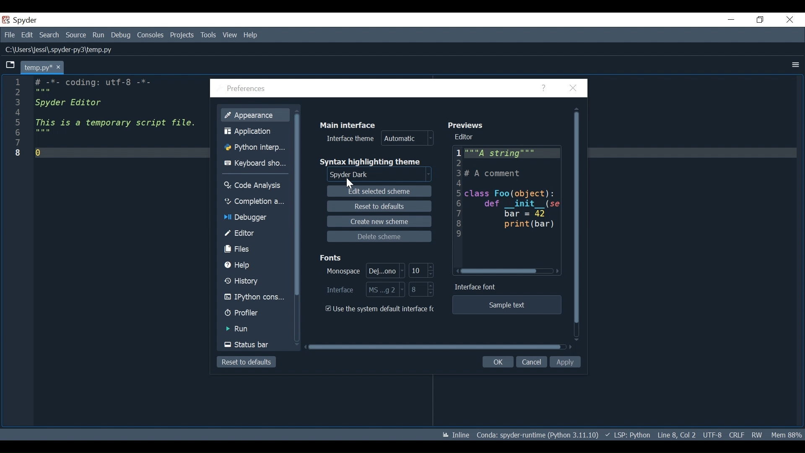  What do you see at coordinates (795, 64) in the screenshot?
I see `More Options` at bounding box center [795, 64].